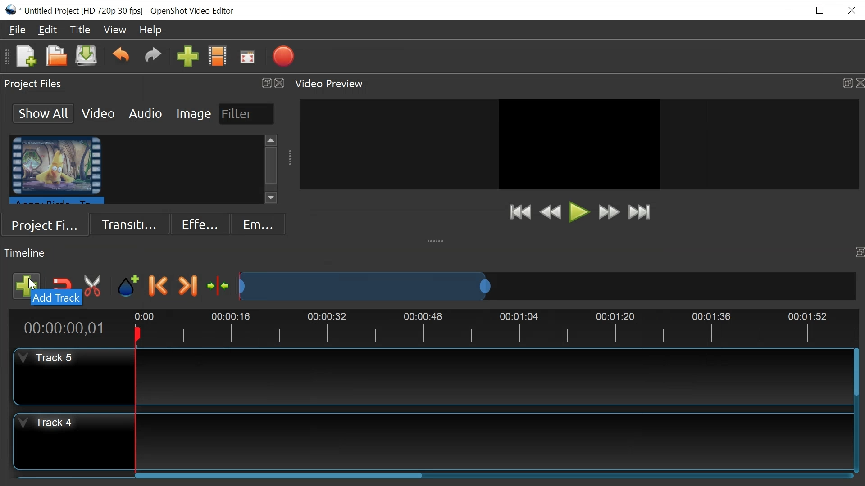  What do you see at coordinates (820, 10) in the screenshot?
I see `Restore` at bounding box center [820, 10].